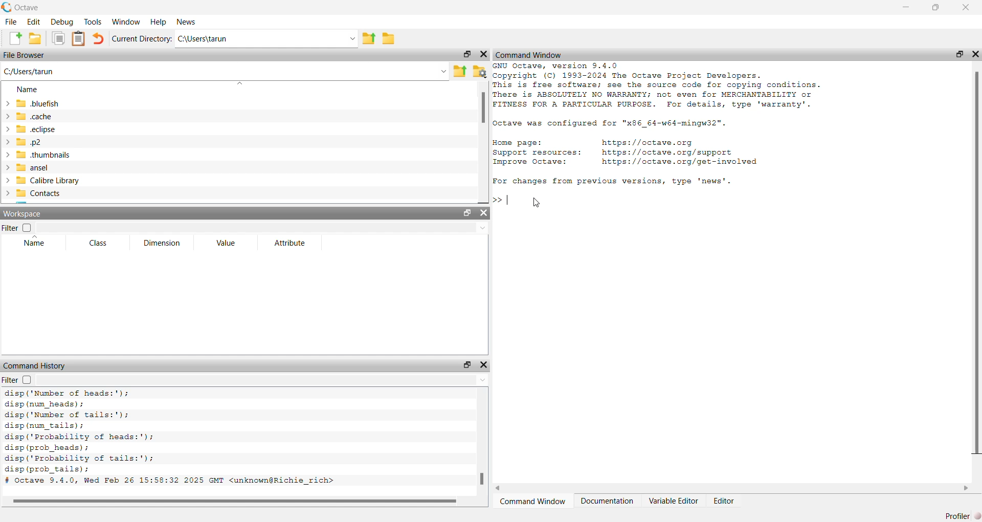  Describe the element at coordinates (258, 38) in the screenshot. I see `C:\Users\tarun` at that location.